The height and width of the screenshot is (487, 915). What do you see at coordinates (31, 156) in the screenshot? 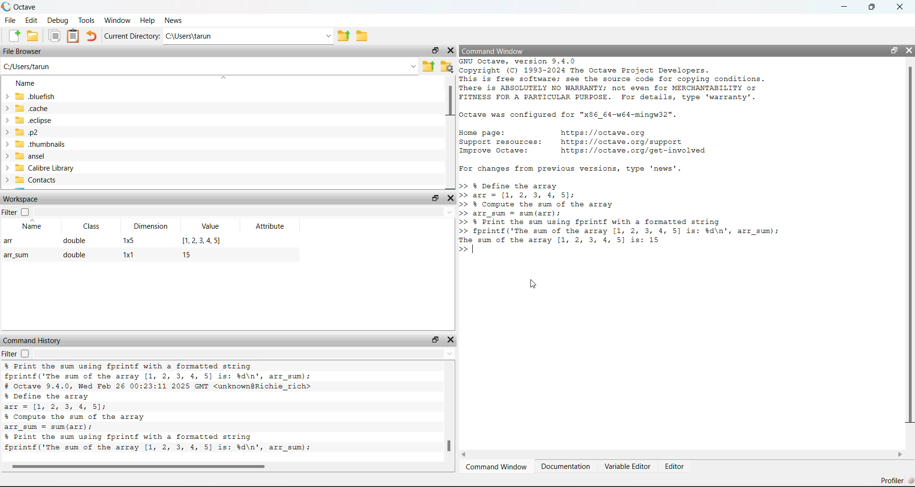
I see `ansel` at bounding box center [31, 156].